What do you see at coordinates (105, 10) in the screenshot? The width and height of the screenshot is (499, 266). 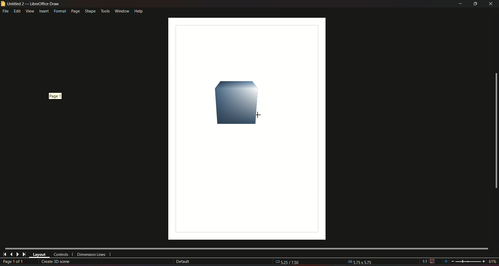 I see `tools` at bounding box center [105, 10].